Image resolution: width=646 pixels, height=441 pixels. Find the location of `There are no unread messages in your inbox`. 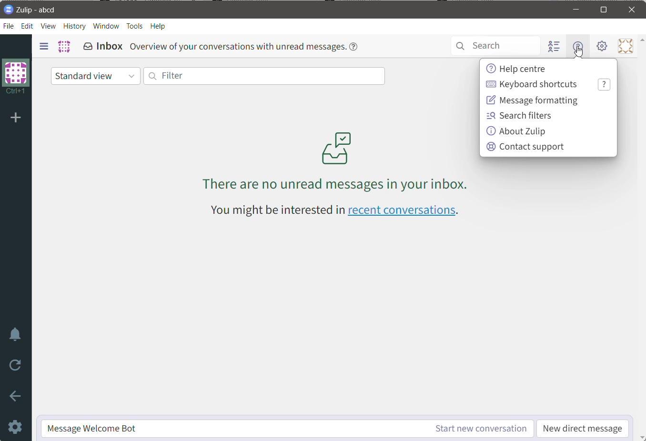

There are no unread messages in your inbox is located at coordinates (336, 155).